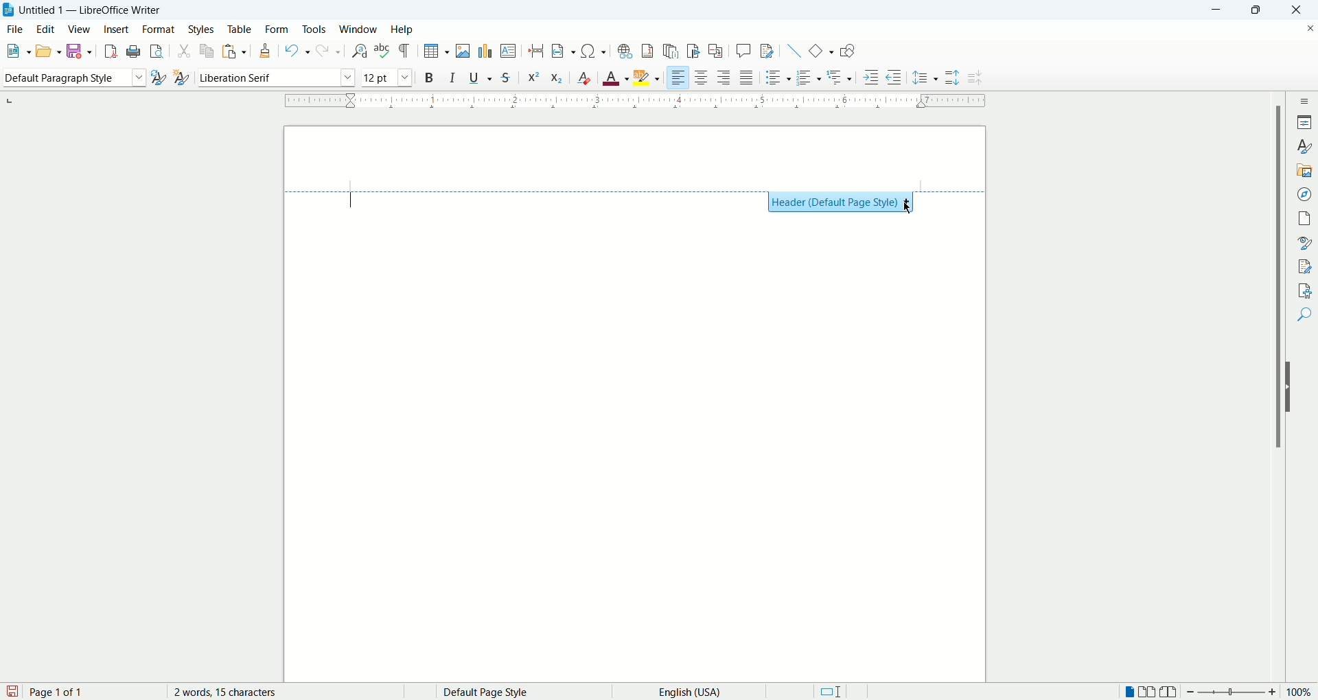  What do you see at coordinates (677, 75) in the screenshot?
I see `left align` at bounding box center [677, 75].